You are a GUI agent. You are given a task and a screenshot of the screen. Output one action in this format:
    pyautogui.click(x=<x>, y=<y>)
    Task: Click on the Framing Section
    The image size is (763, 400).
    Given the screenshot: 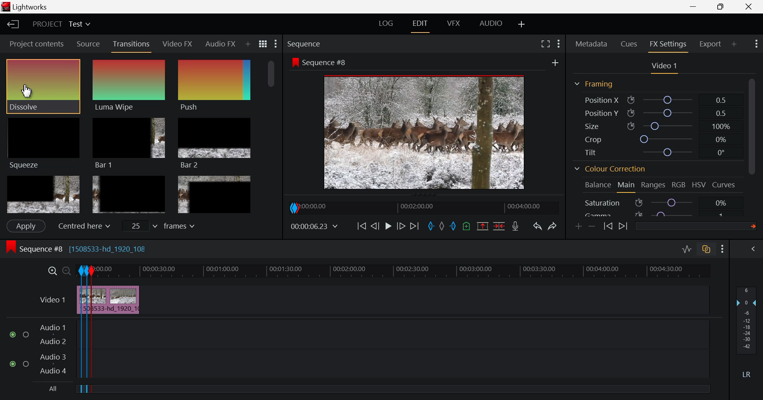 What is the action you would take?
    pyautogui.click(x=594, y=85)
    